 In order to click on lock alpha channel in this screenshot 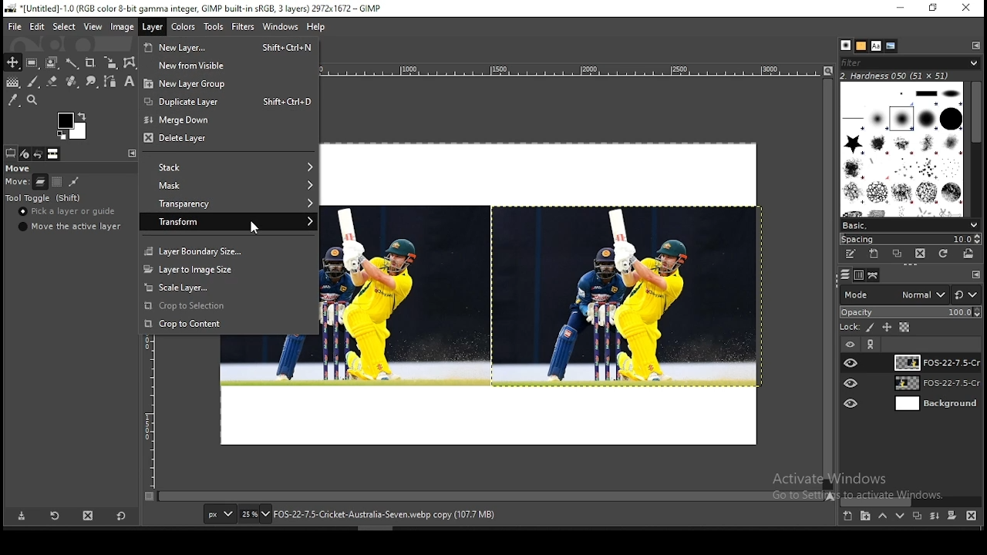, I will do `click(904, 328)`.